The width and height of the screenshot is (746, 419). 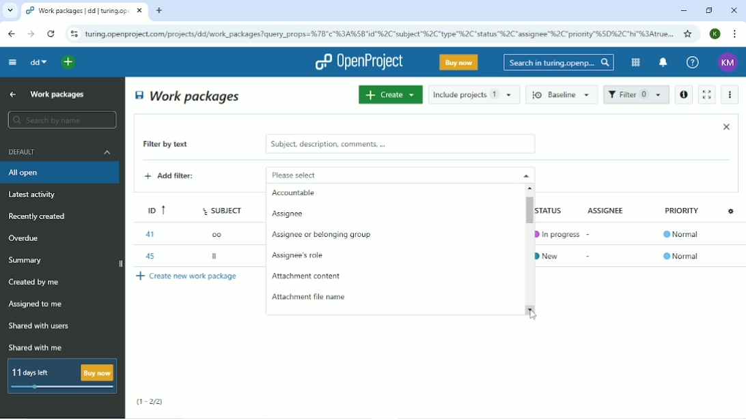 I want to click on Customize and control google chrome, so click(x=736, y=34).